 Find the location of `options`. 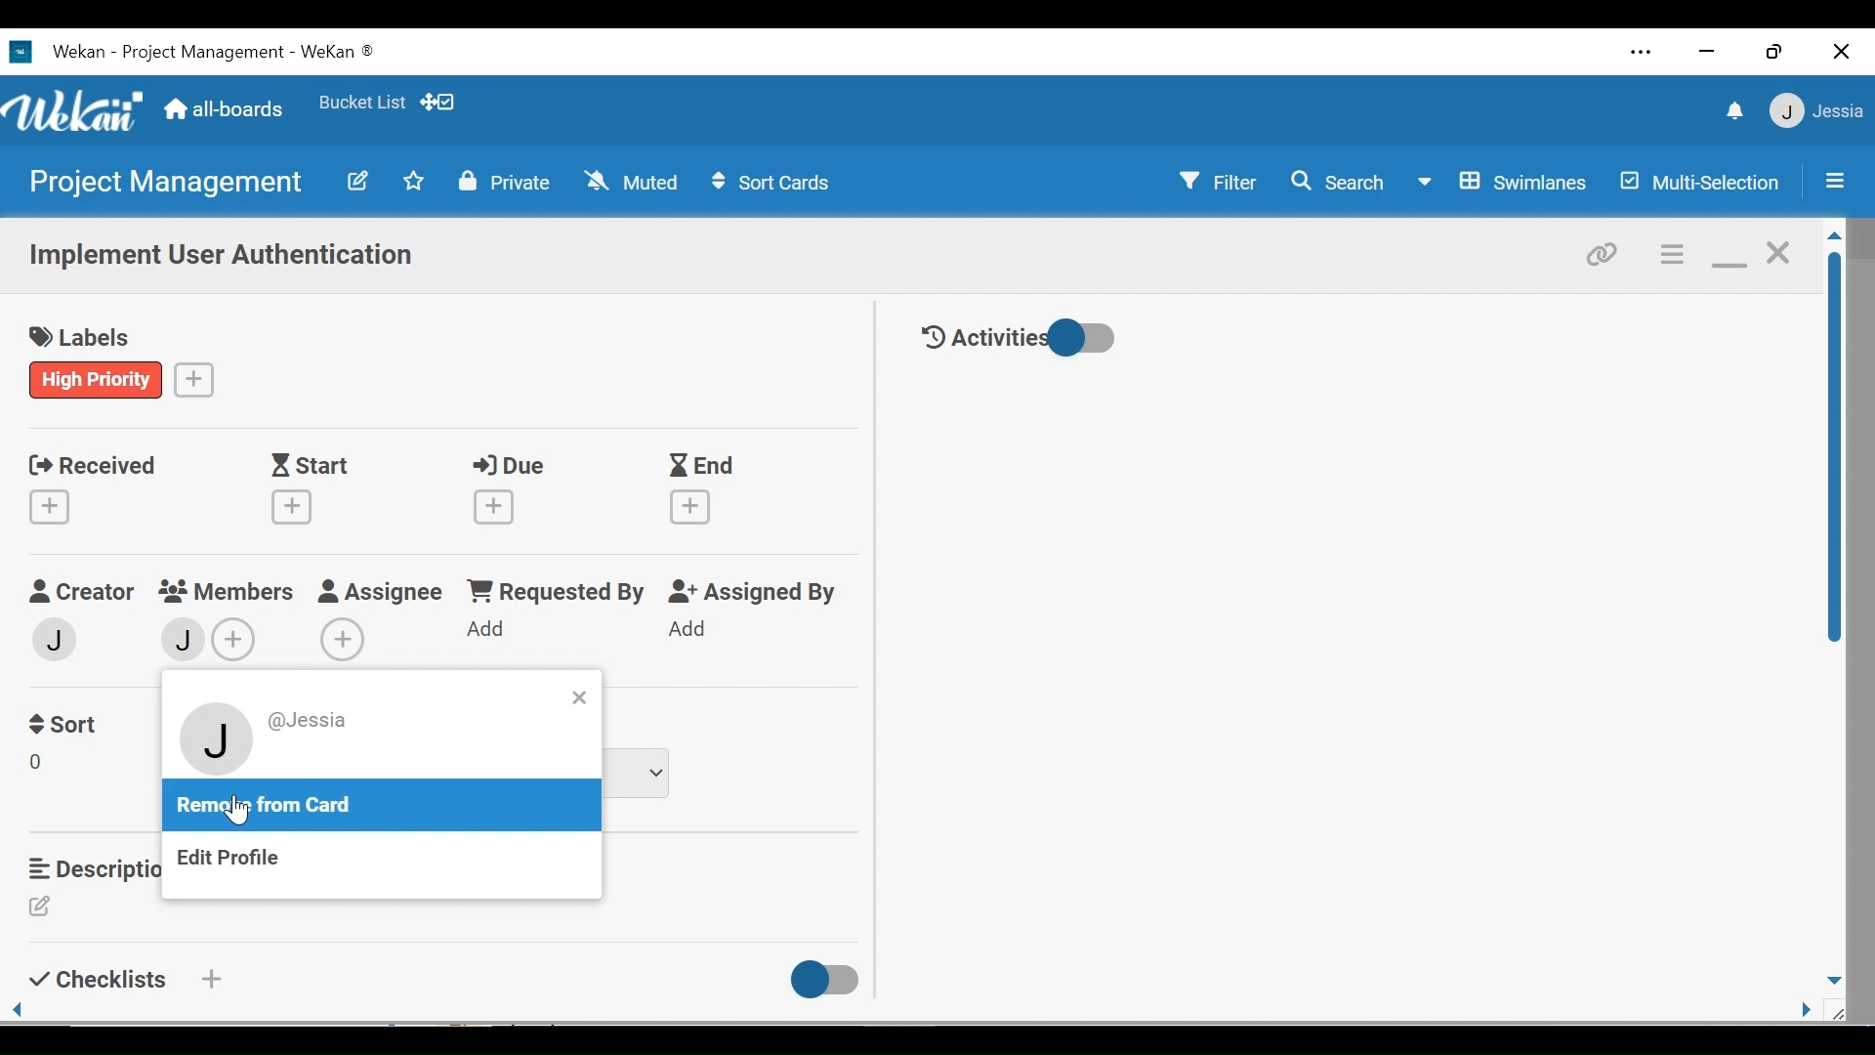

options is located at coordinates (1670, 253).